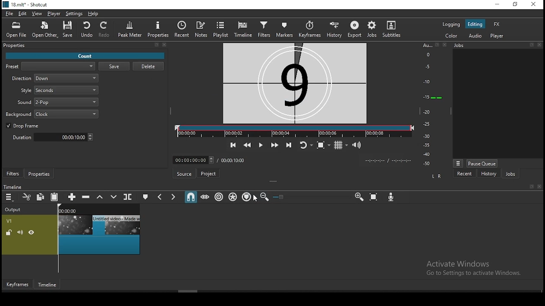 This screenshot has width=545, height=306. Describe the element at coordinates (86, 29) in the screenshot. I see `undo` at that location.